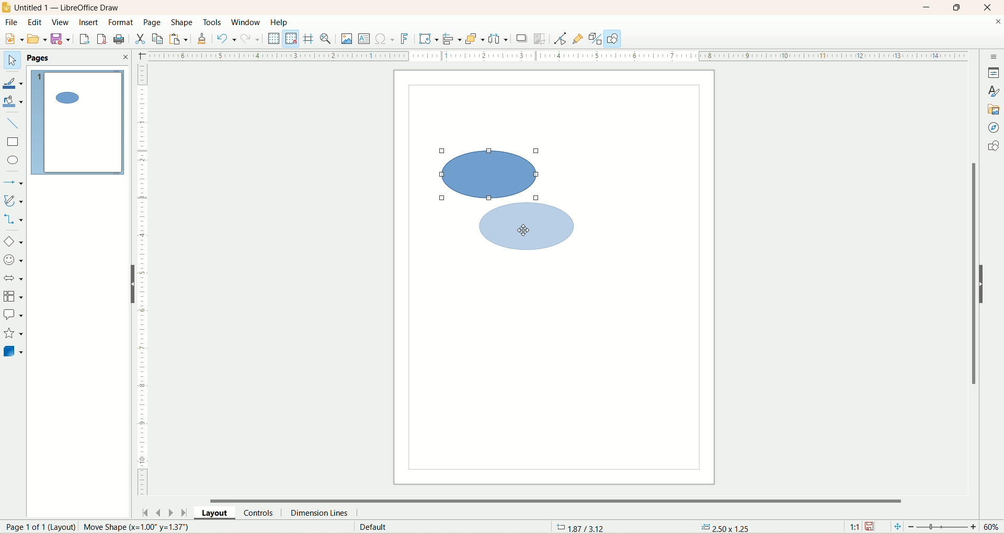  What do you see at coordinates (102, 39) in the screenshot?
I see `export directly as PDF` at bounding box center [102, 39].